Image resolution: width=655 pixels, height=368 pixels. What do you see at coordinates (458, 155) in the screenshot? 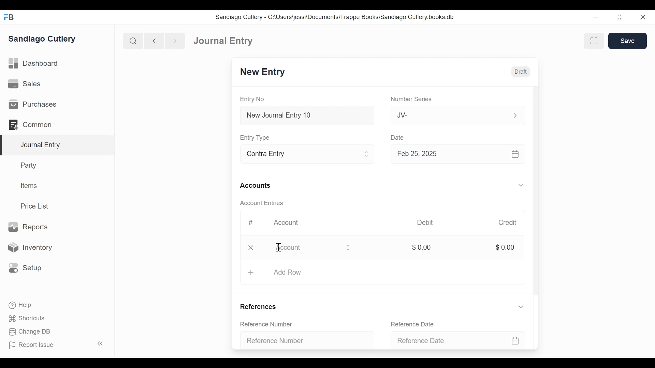
I see `Feb 25, 2025` at bounding box center [458, 155].